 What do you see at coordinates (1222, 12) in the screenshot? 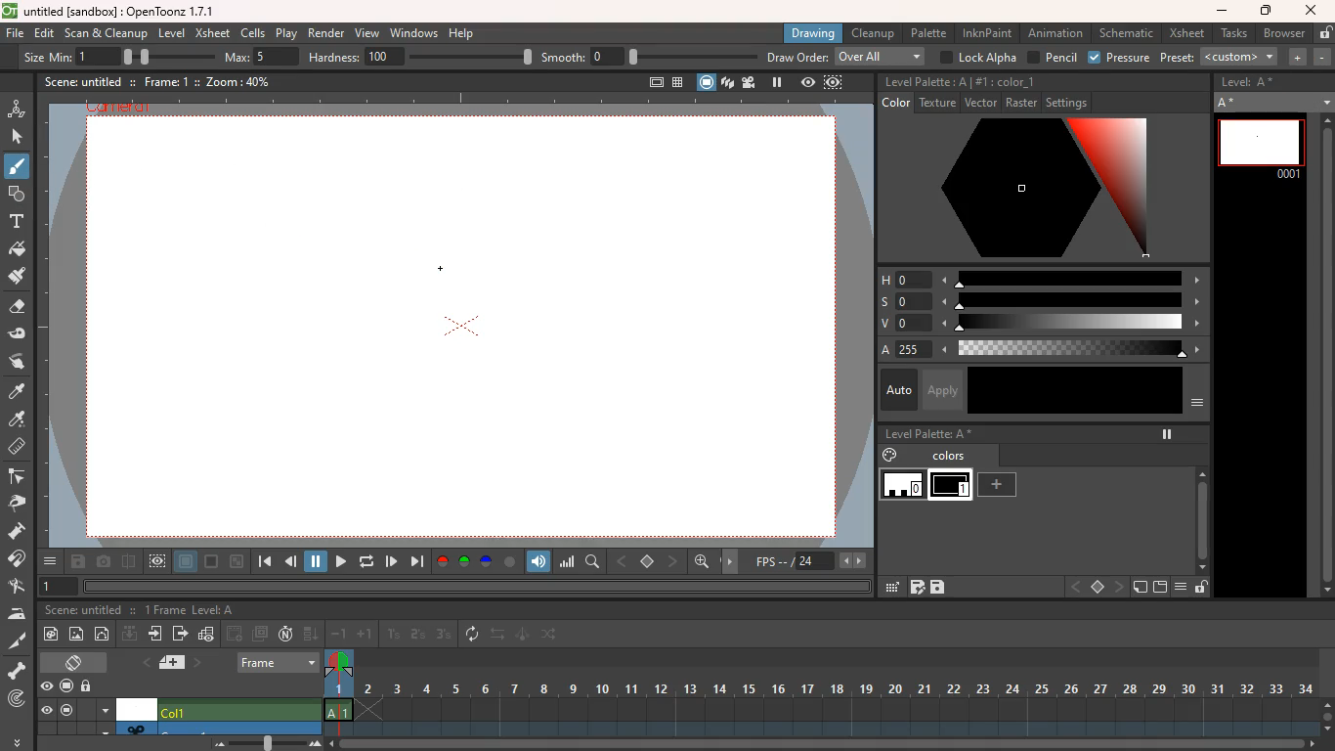
I see `minimize` at bounding box center [1222, 12].